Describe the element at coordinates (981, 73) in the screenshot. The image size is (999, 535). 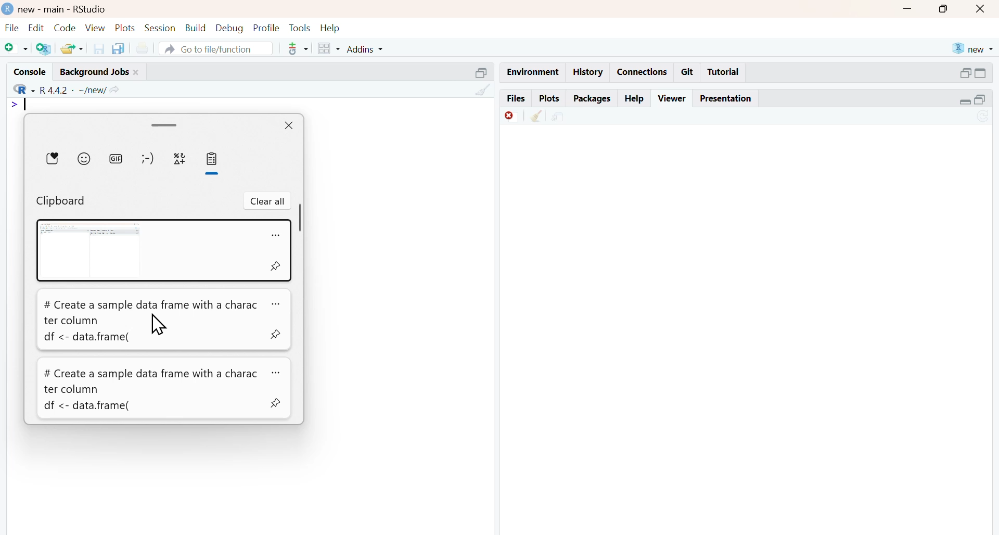
I see `expand/collapse` at that location.